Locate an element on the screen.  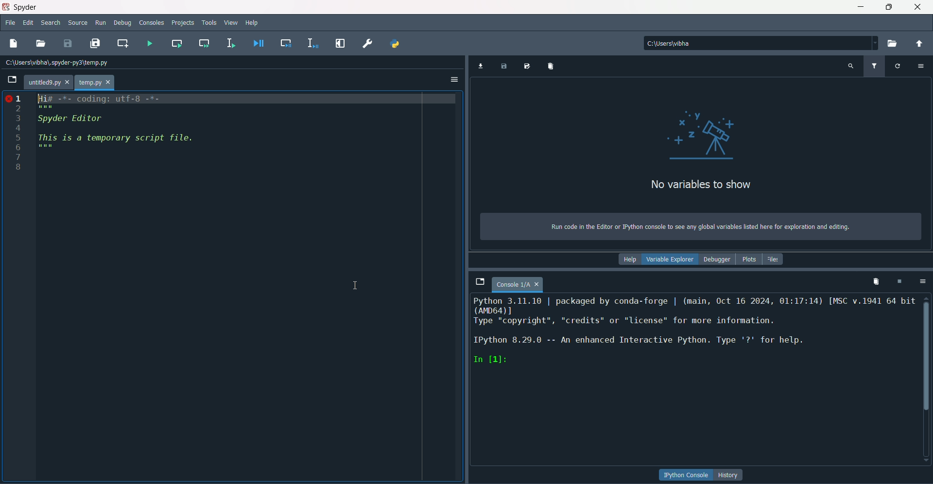
file is located at coordinates (11, 23).